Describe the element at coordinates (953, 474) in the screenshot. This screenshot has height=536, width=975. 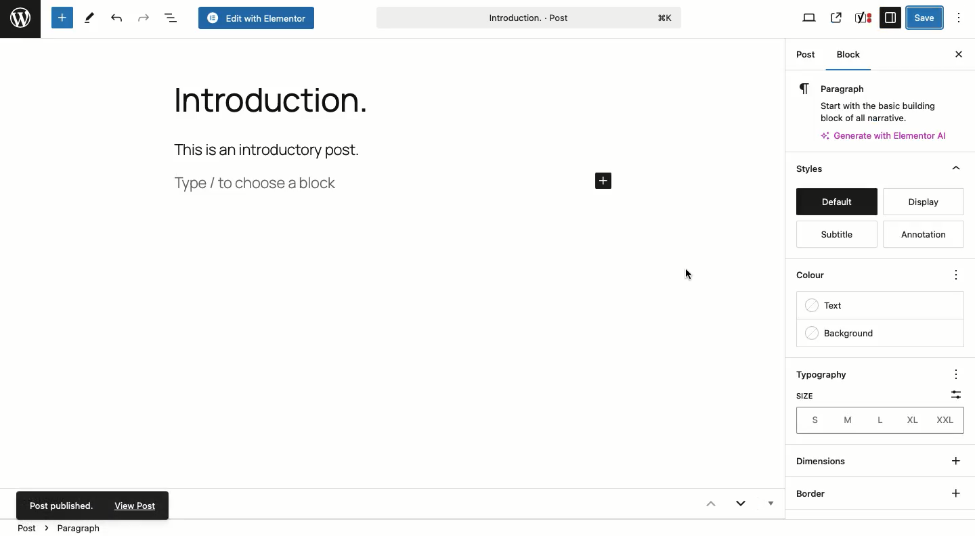
I see `Show` at that location.